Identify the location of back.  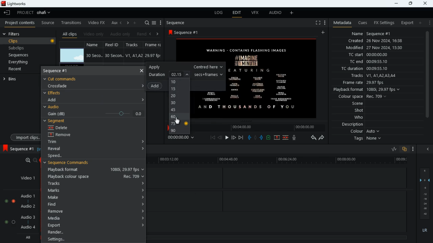
(150, 34).